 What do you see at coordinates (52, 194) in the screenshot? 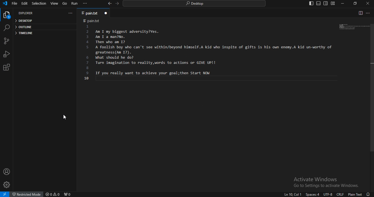
I see `no problems` at bounding box center [52, 194].